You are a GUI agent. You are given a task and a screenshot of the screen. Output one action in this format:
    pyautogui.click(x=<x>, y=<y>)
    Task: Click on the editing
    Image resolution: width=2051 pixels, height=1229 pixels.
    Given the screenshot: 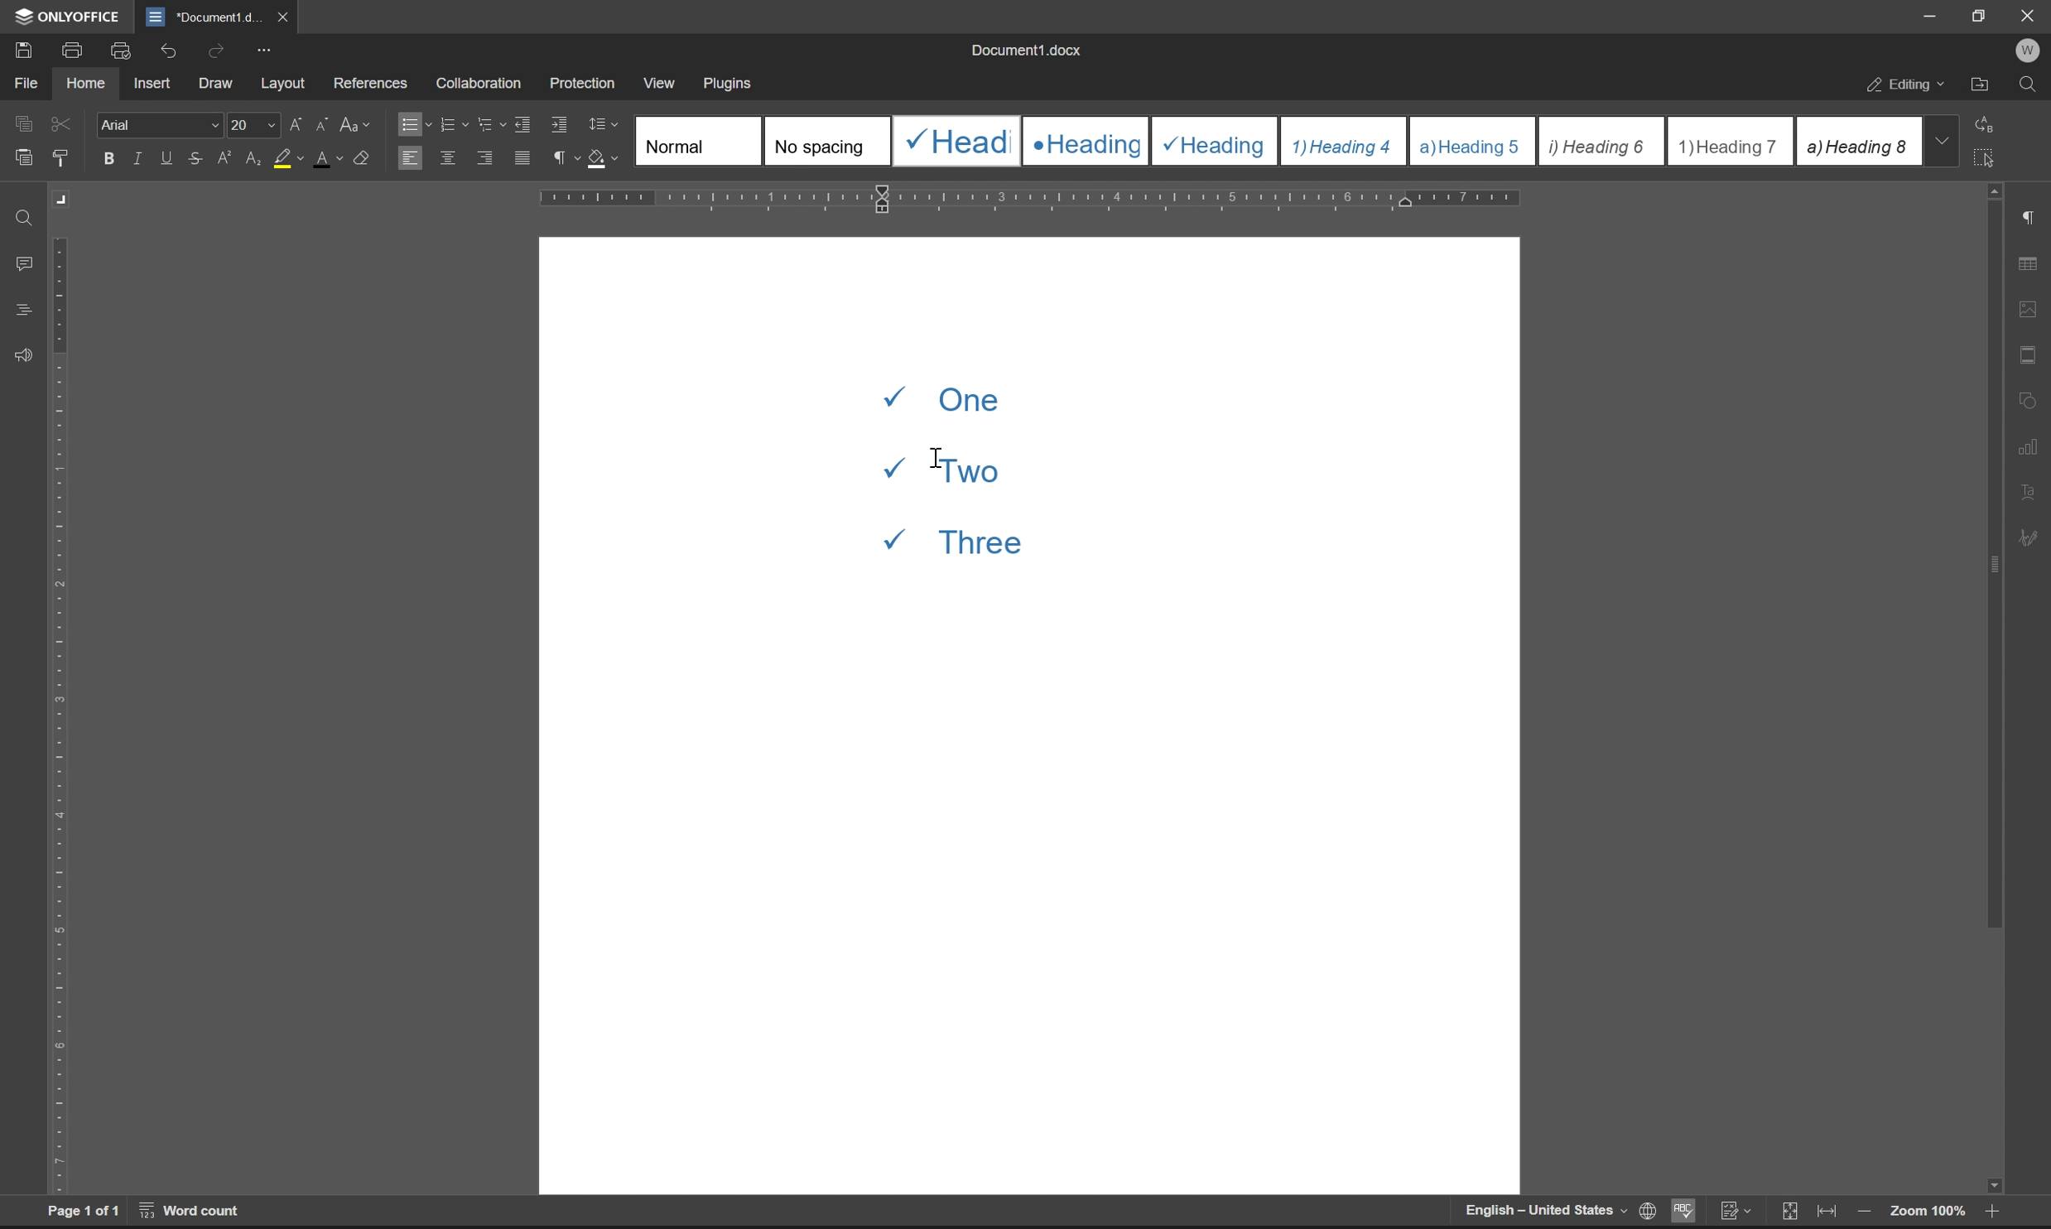 What is the action you would take?
    pyautogui.click(x=1908, y=87)
    